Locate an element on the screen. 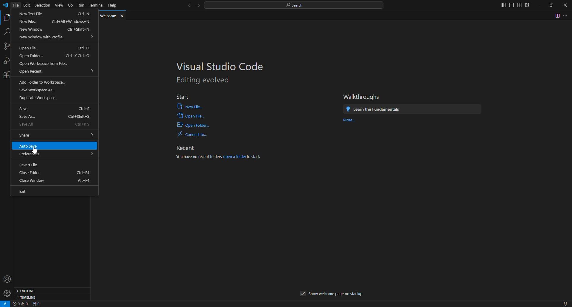 This screenshot has height=307, width=572. open a folder is located at coordinates (234, 157).